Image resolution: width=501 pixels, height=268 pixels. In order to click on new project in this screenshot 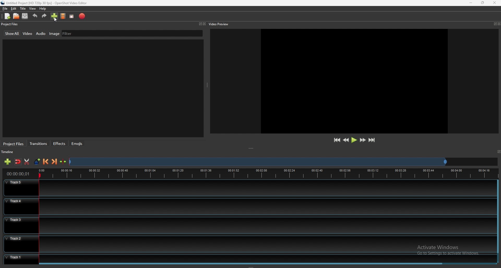, I will do `click(8, 16)`.